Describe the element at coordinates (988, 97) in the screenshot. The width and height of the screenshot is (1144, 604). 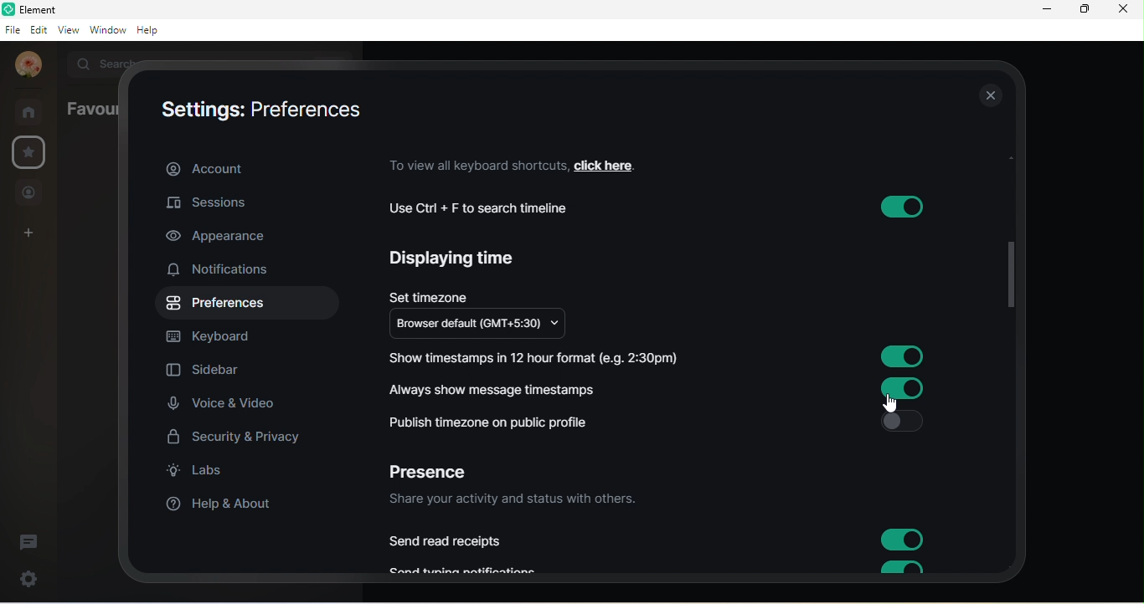
I see `close` at that location.